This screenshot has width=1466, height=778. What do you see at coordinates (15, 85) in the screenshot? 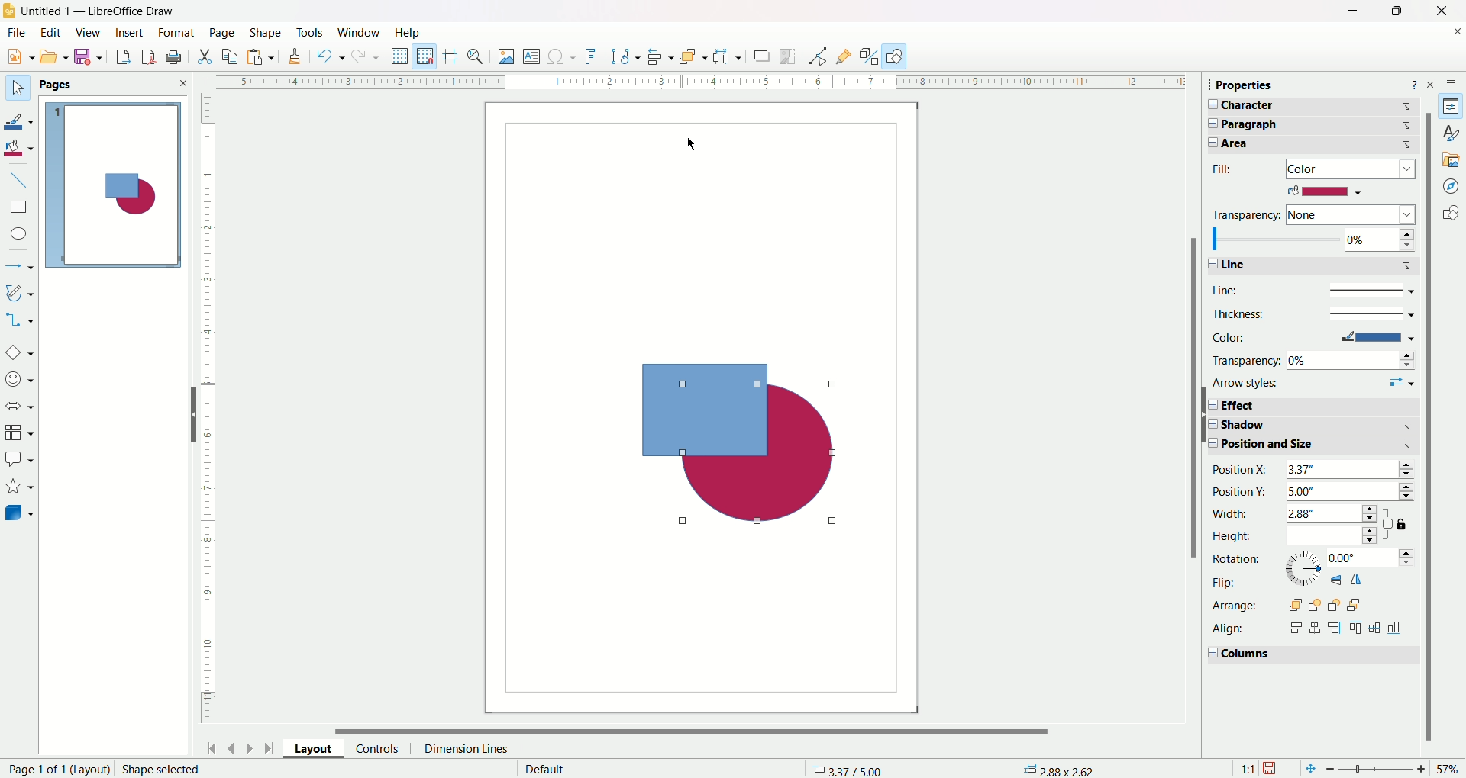
I see `select` at bounding box center [15, 85].